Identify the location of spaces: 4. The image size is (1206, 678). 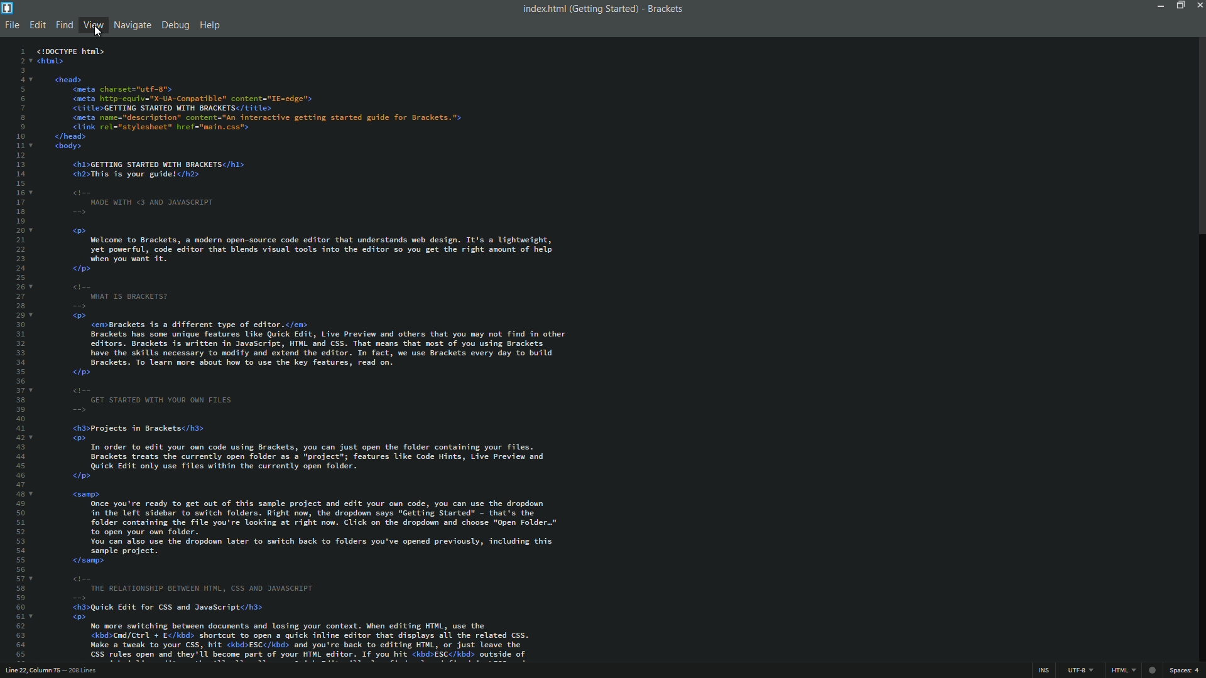
(1185, 670).